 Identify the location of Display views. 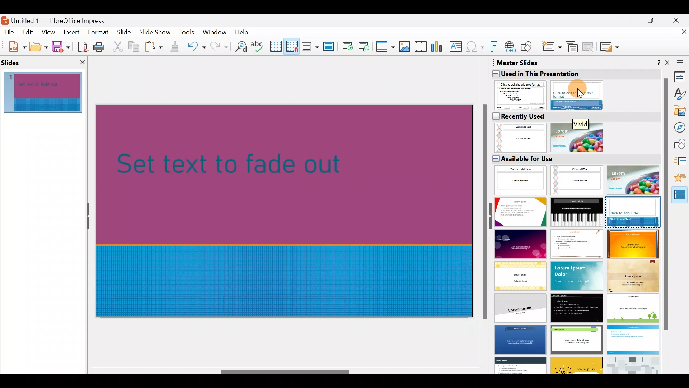
(310, 46).